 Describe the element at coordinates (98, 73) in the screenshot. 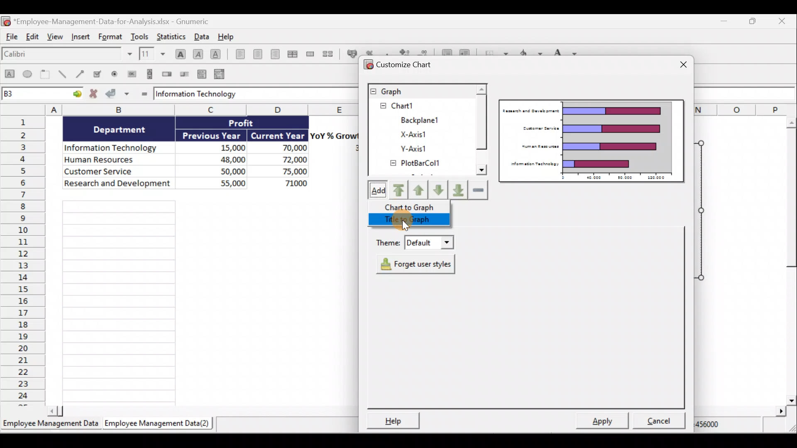

I see `Create a checkbox` at that location.